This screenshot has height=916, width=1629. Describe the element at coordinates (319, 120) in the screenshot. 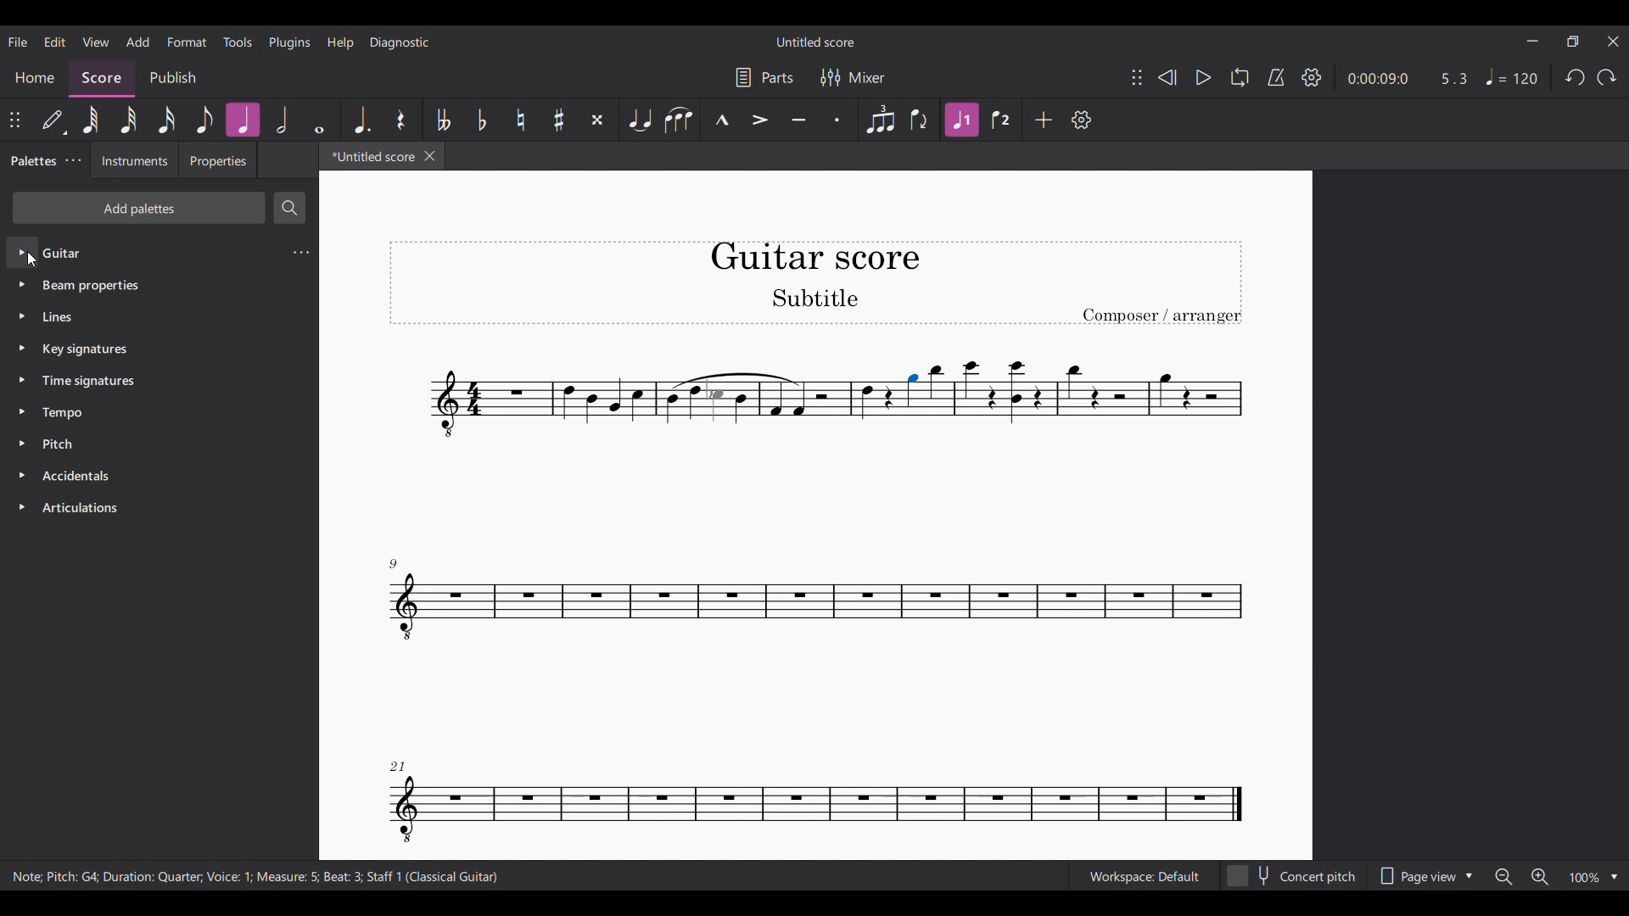

I see `Whole note` at that location.